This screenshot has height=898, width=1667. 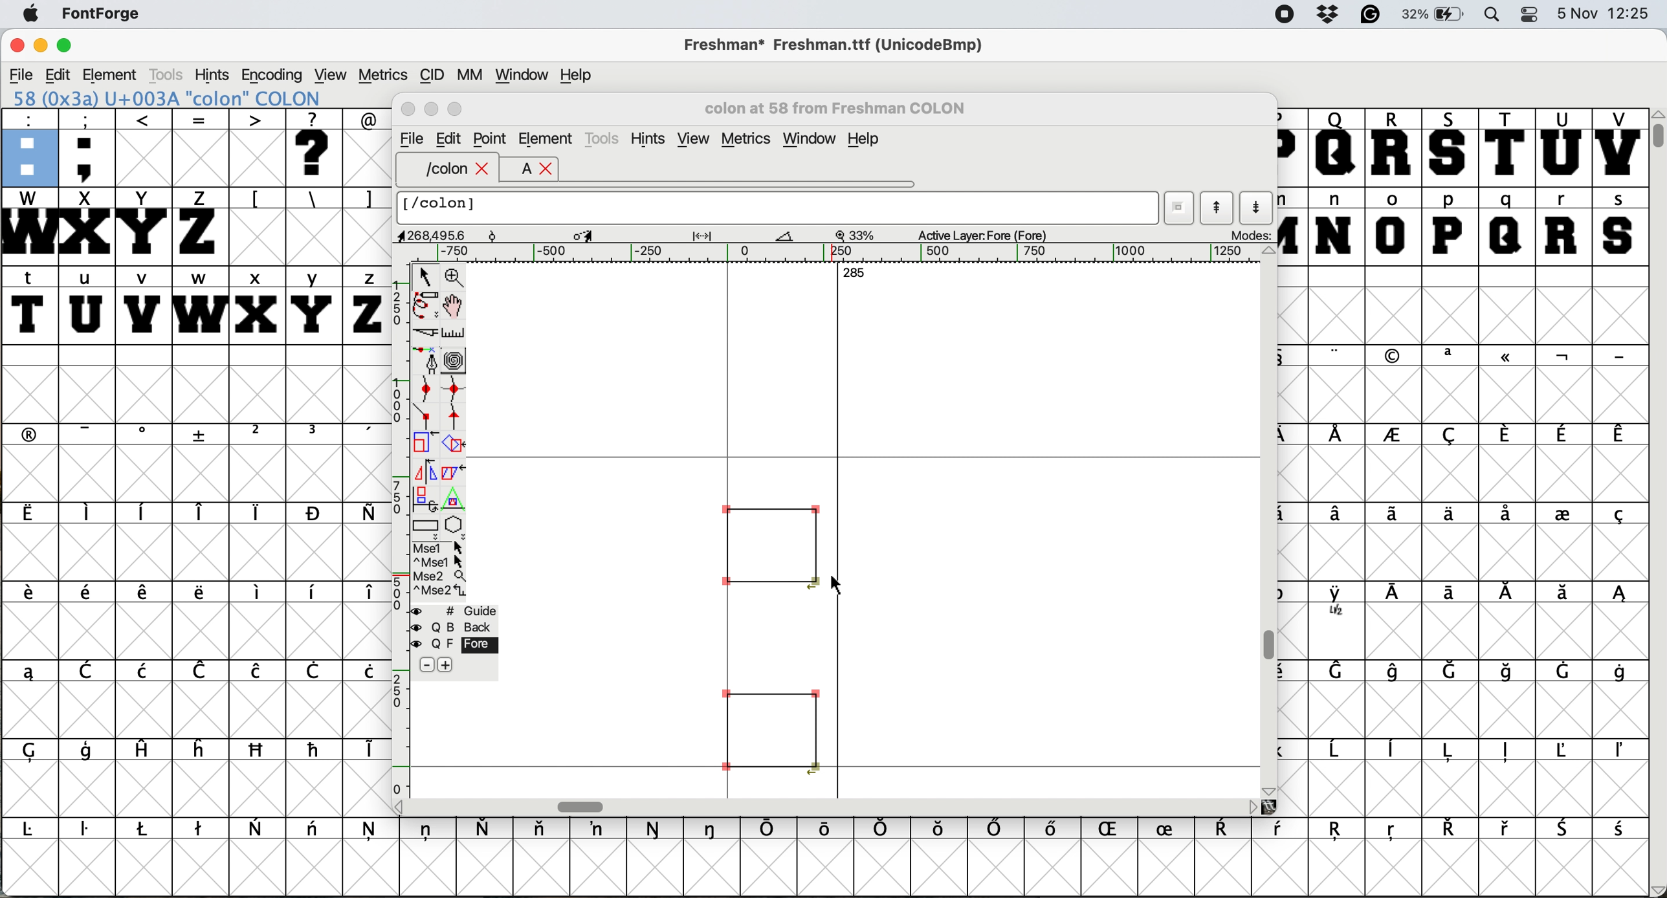 What do you see at coordinates (1398, 595) in the screenshot?
I see `symbol` at bounding box center [1398, 595].